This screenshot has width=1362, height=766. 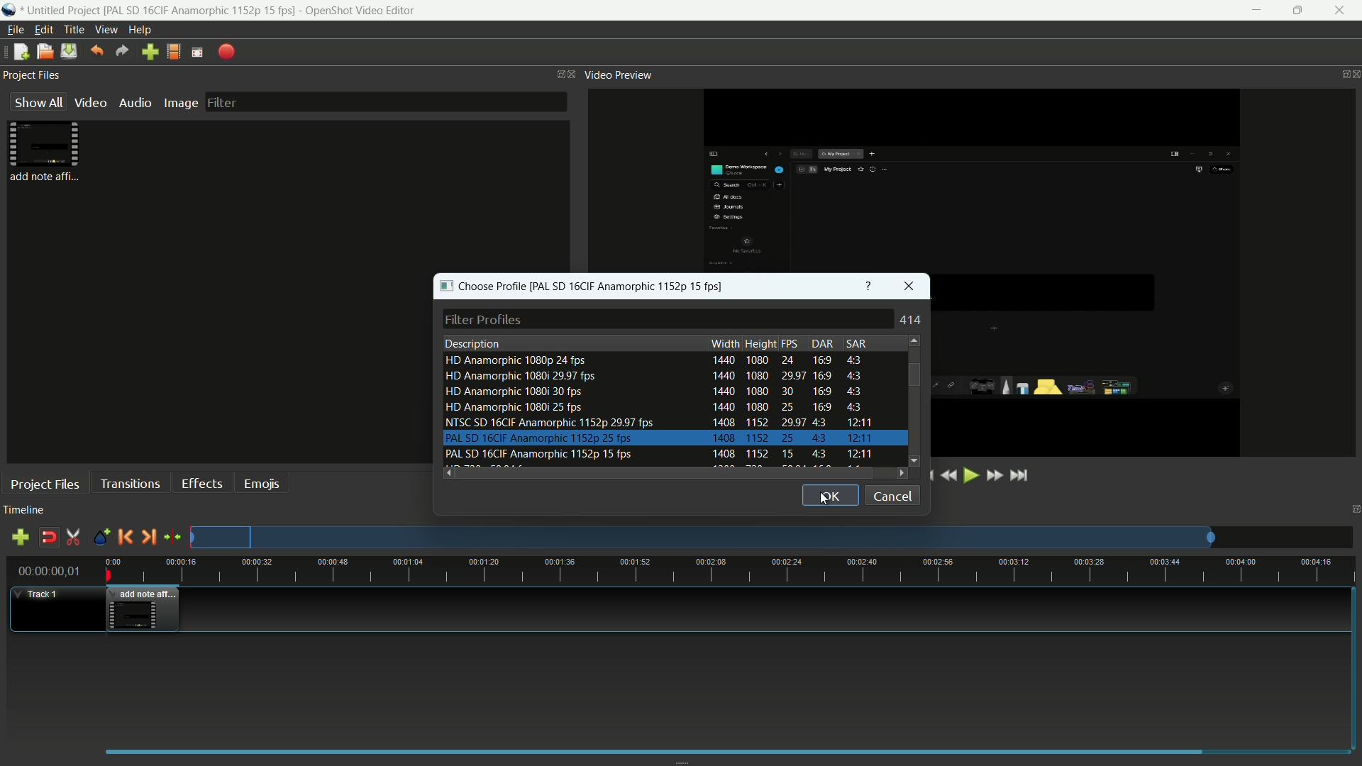 What do you see at coordinates (858, 343) in the screenshot?
I see `sar` at bounding box center [858, 343].